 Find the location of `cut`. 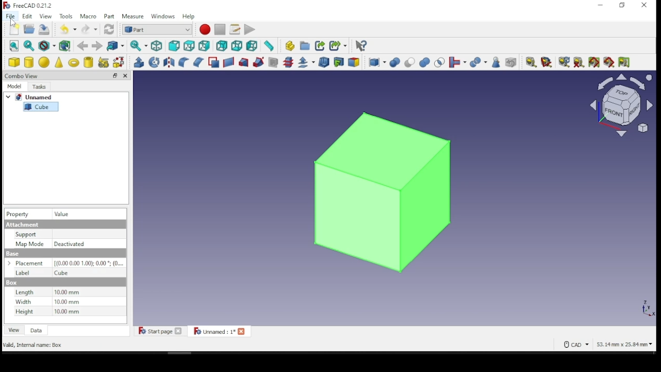

cut is located at coordinates (410, 62).